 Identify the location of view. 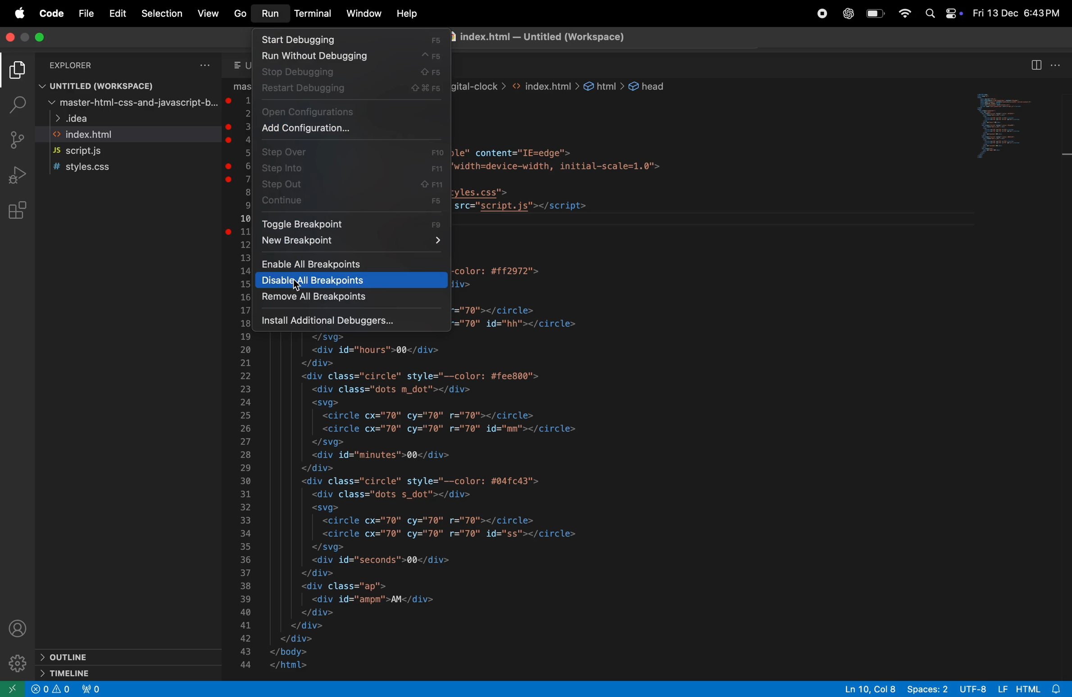
(207, 14).